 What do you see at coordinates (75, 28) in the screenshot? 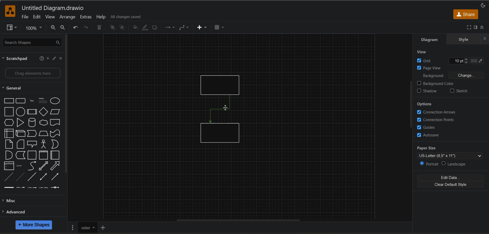
I see `undo` at bounding box center [75, 28].